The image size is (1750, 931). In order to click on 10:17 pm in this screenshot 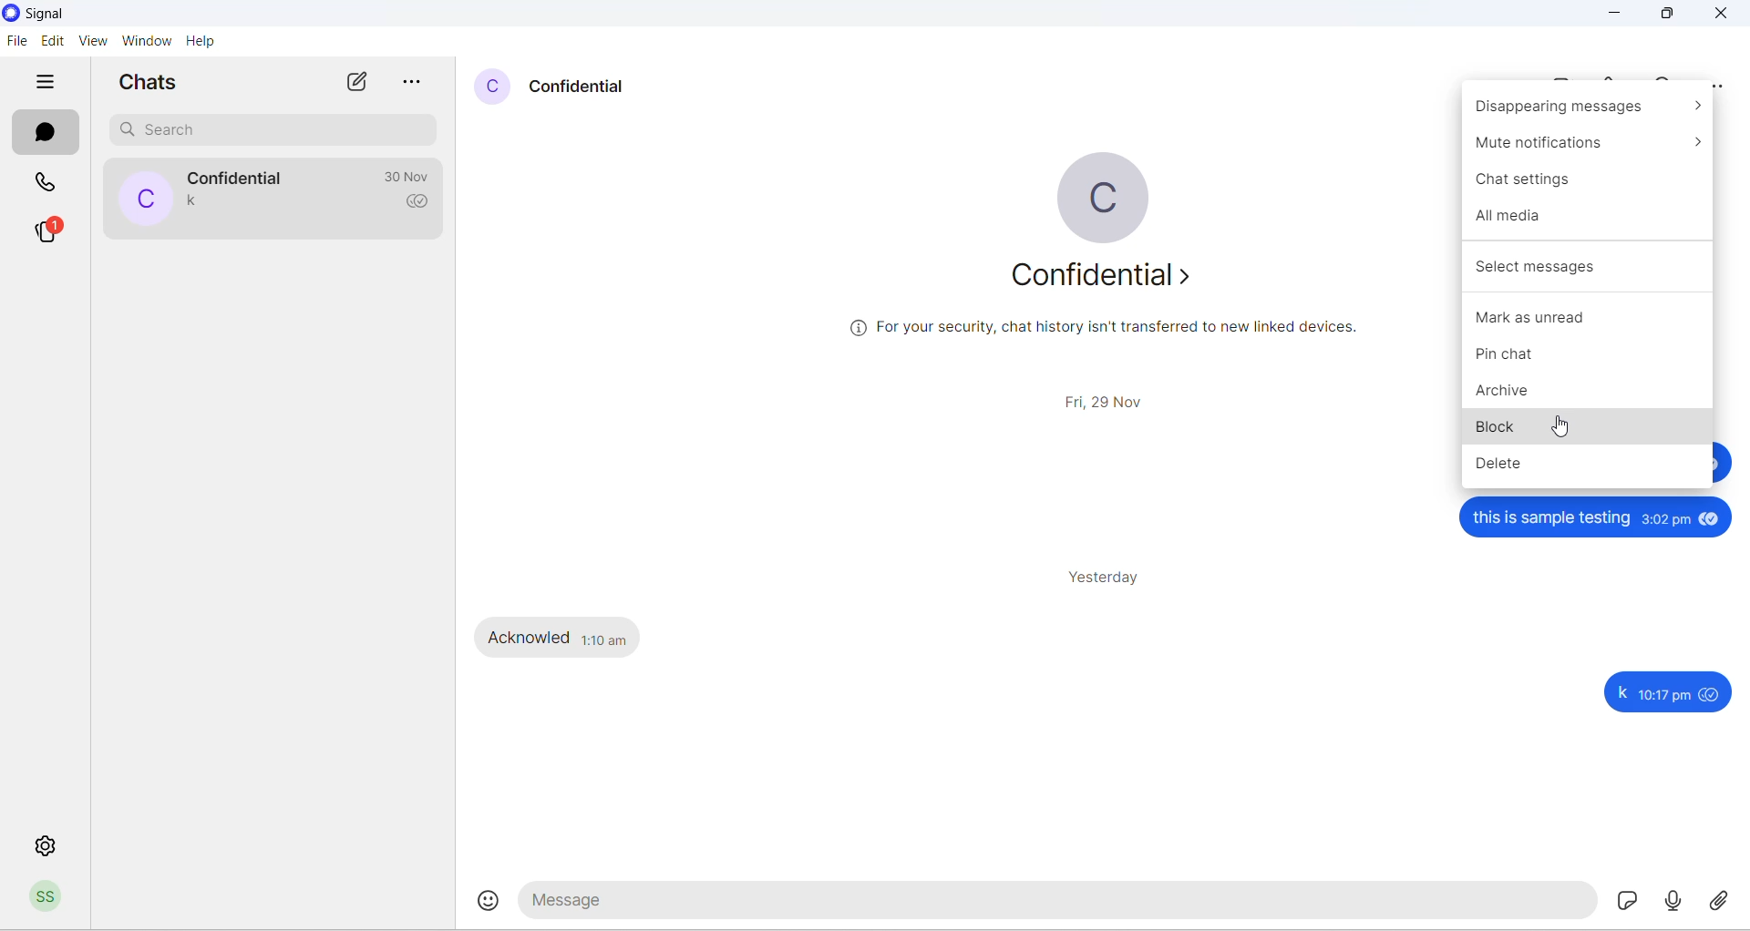, I will do `click(1668, 693)`.